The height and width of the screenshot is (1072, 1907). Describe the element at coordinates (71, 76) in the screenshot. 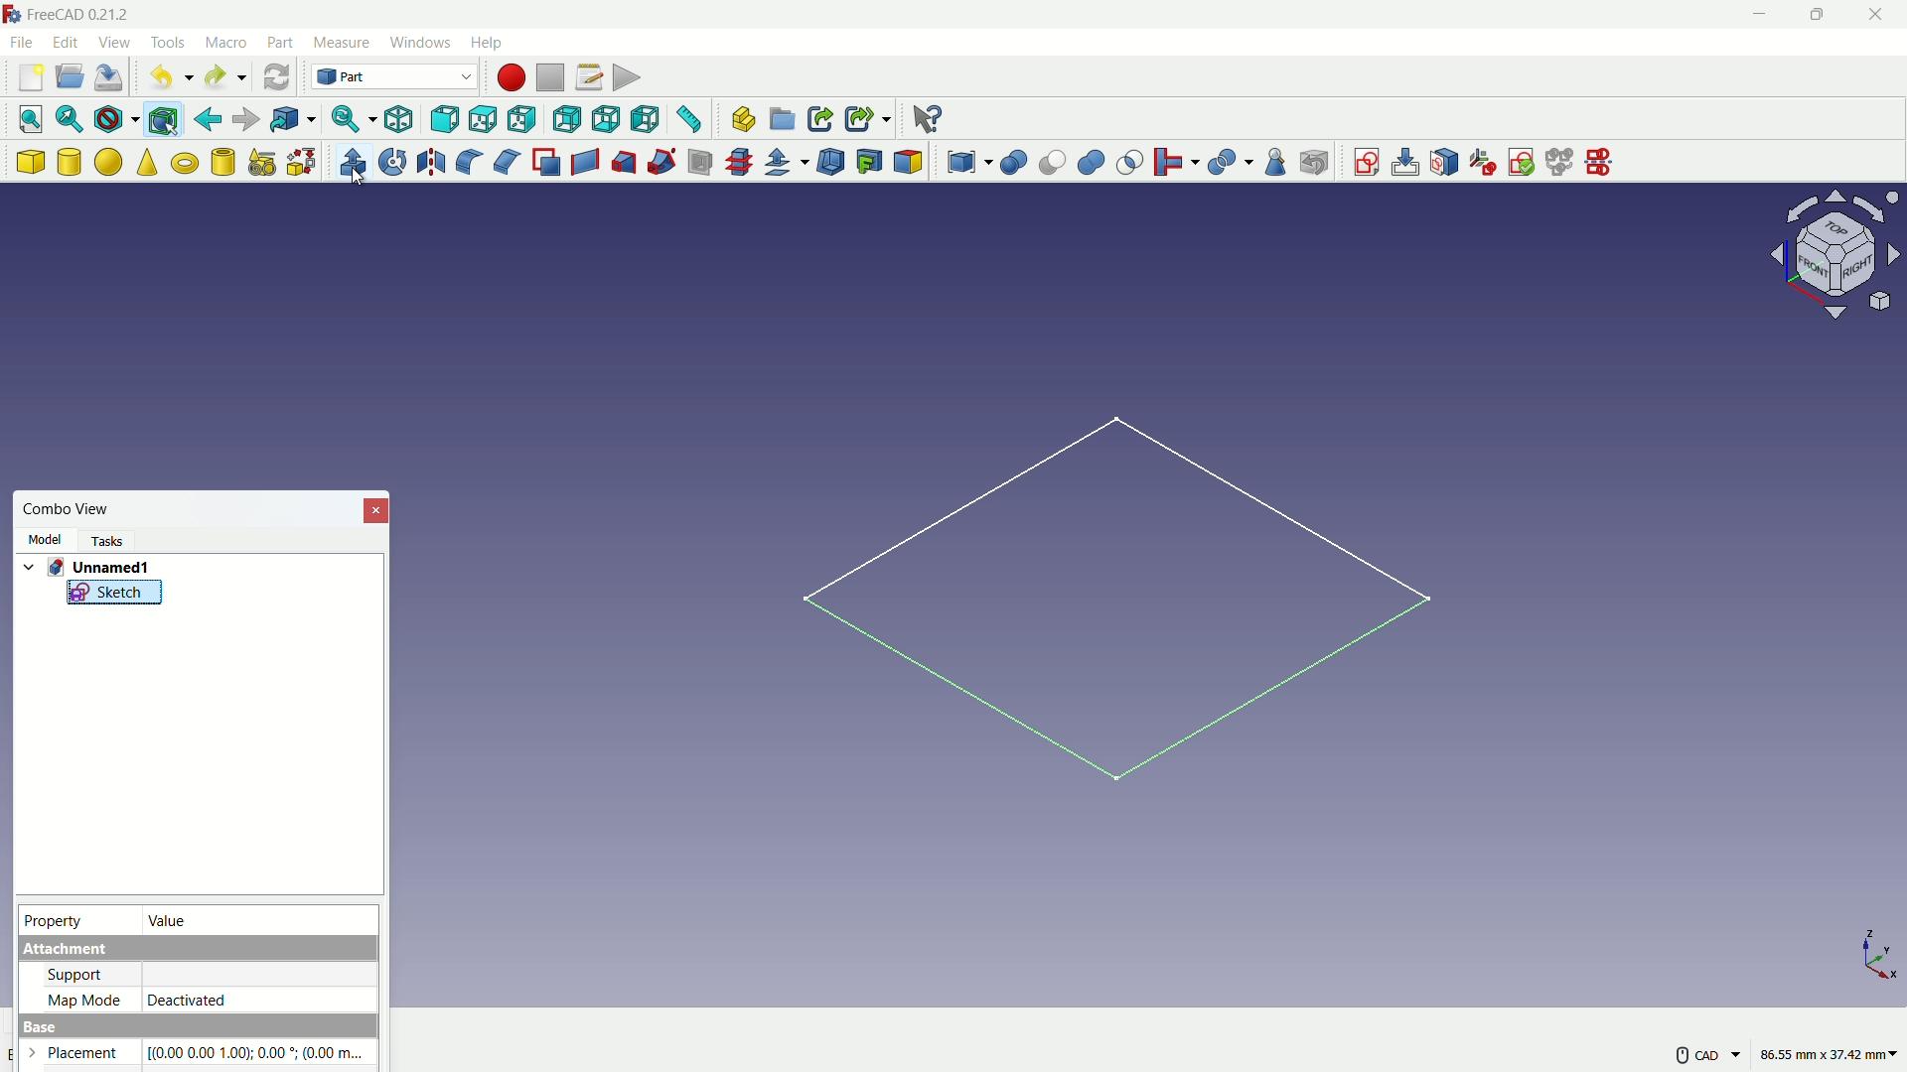

I see `open file` at that location.